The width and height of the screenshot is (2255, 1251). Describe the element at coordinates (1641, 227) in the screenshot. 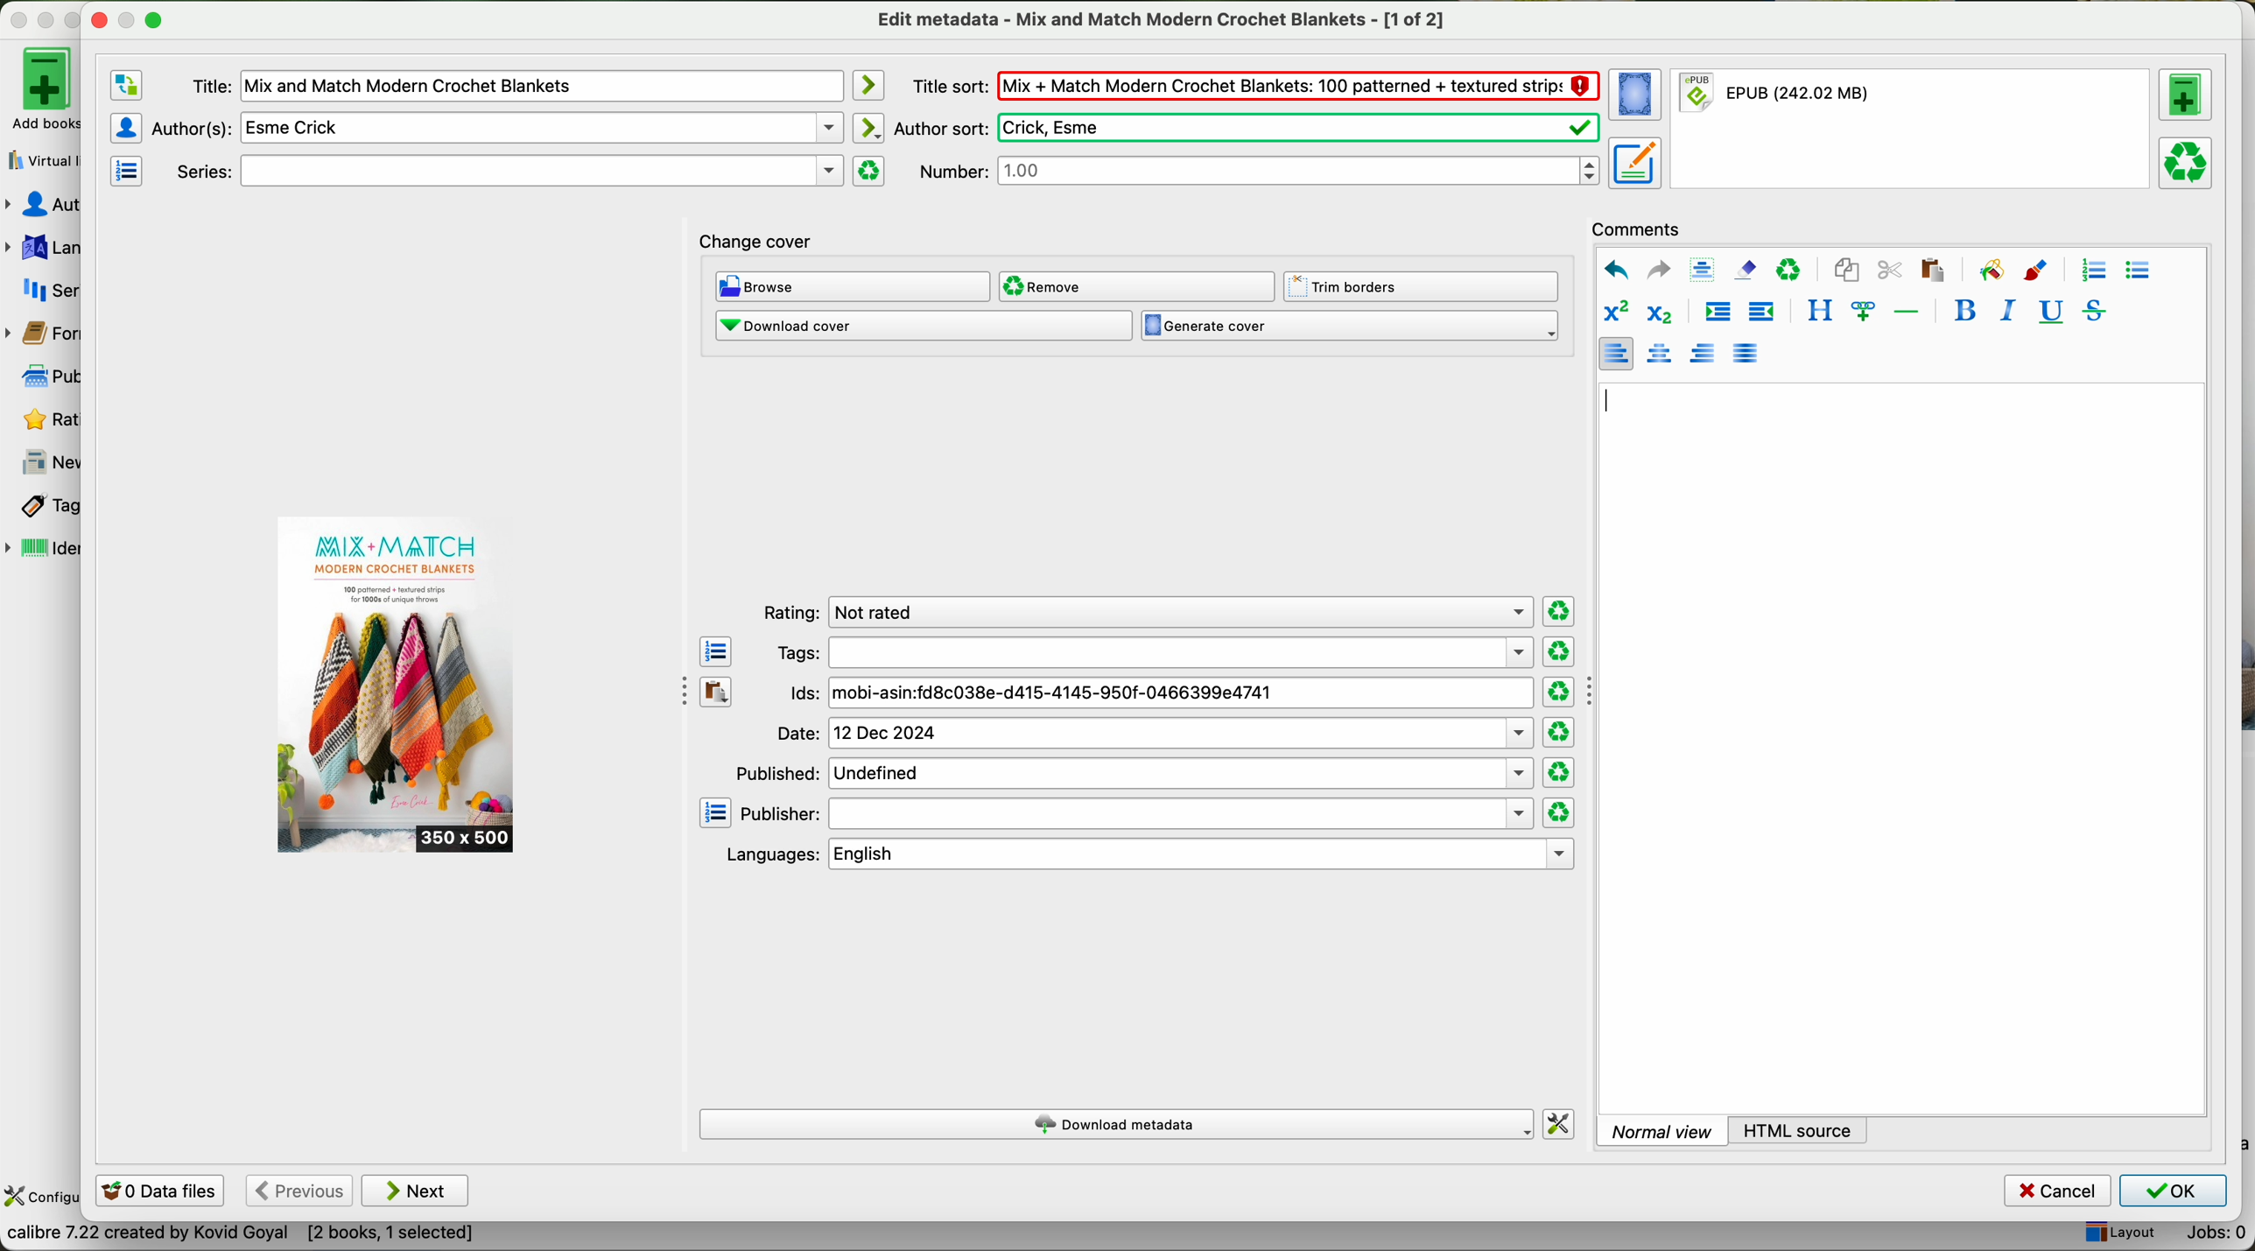

I see `comments` at that location.